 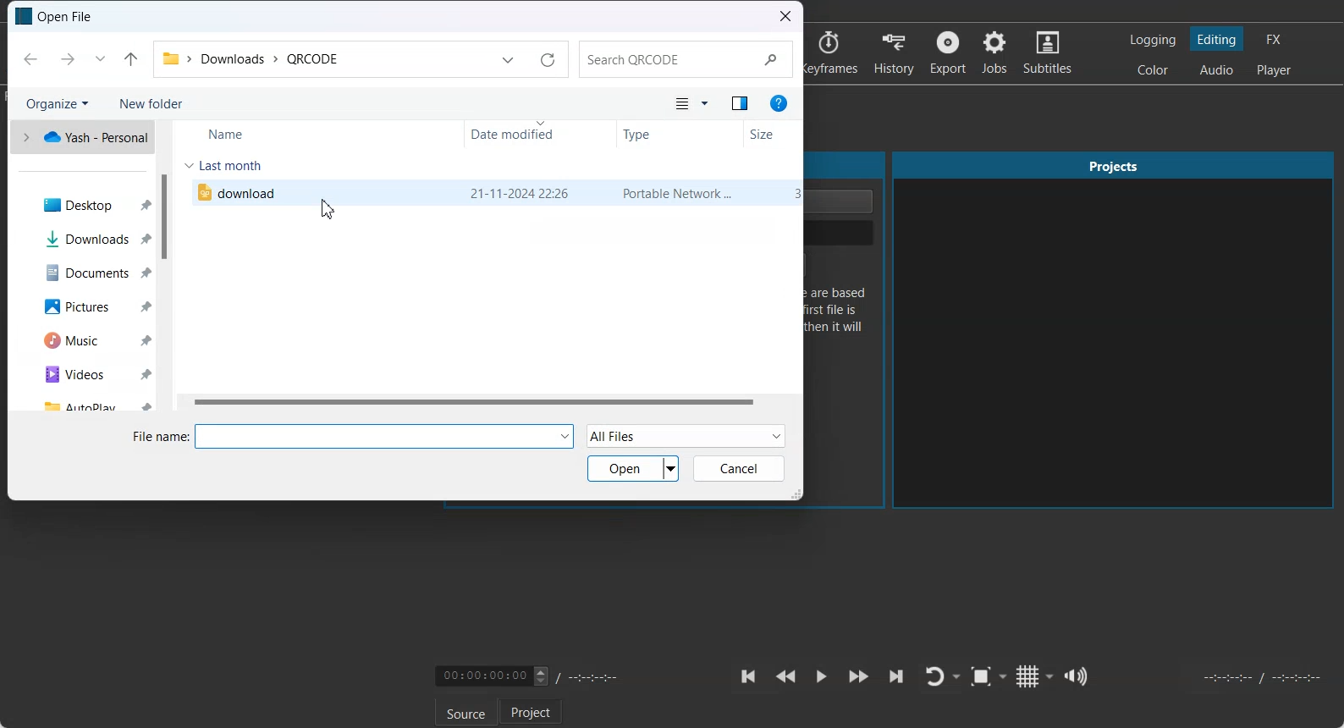 I want to click on Vertical Scroll bar, so click(x=166, y=218).